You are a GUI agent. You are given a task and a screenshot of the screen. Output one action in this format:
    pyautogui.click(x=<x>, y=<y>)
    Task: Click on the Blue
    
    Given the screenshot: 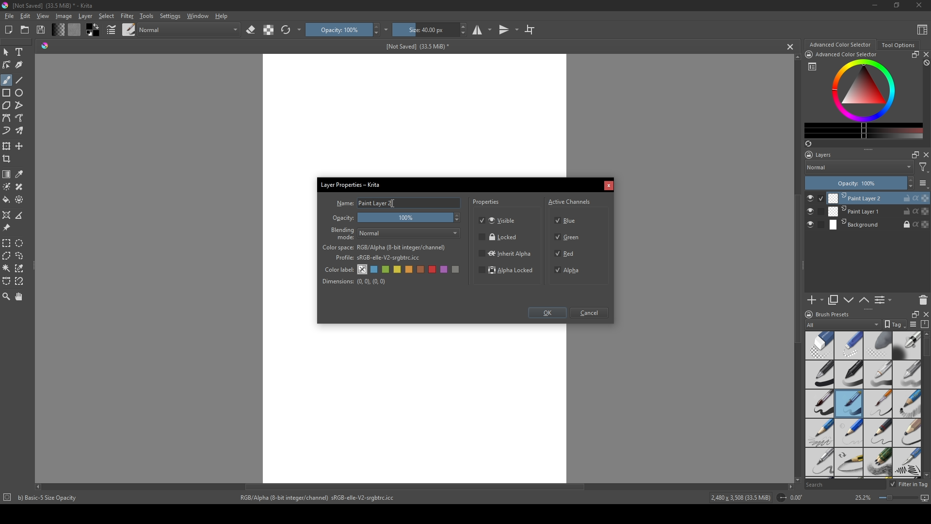 What is the action you would take?
    pyautogui.click(x=568, y=219)
    